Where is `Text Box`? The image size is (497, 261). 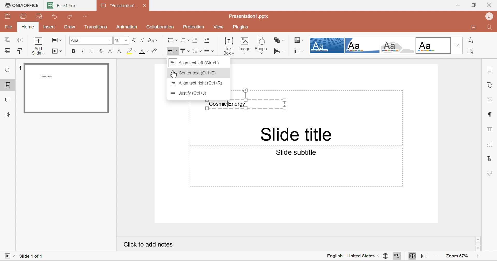
Text Box is located at coordinates (229, 45).